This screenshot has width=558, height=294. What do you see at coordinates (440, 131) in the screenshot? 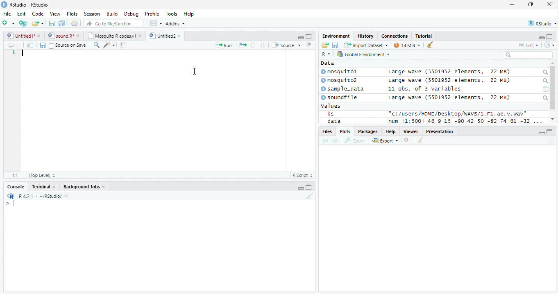
I see `Presentation` at bounding box center [440, 131].